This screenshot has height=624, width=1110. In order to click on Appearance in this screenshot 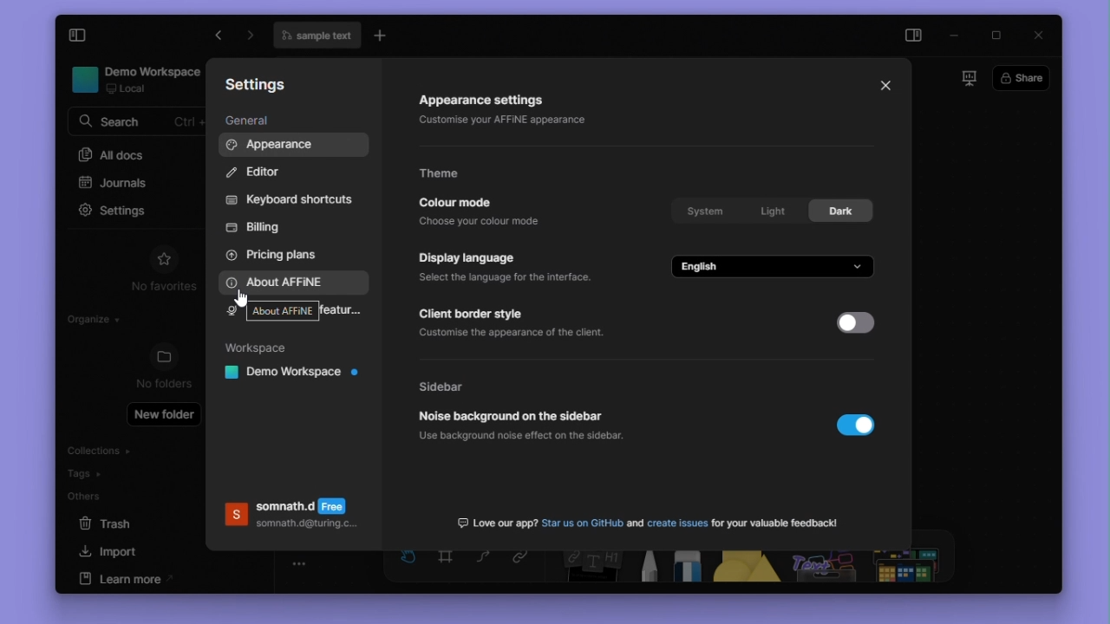, I will do `click(293, 145)`.